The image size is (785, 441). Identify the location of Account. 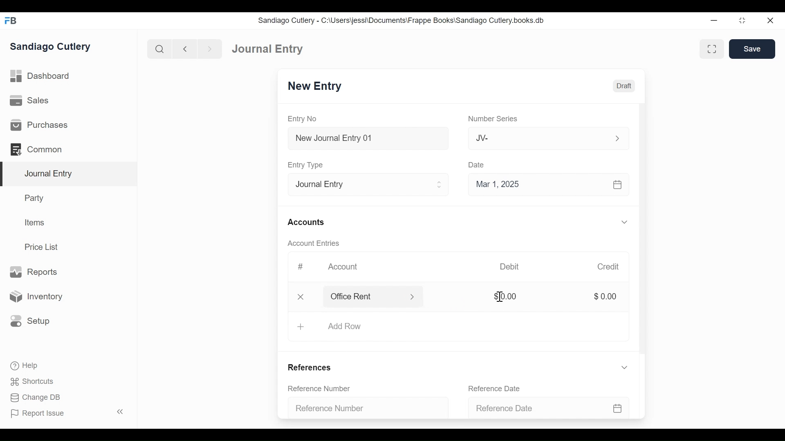
(343, 267).